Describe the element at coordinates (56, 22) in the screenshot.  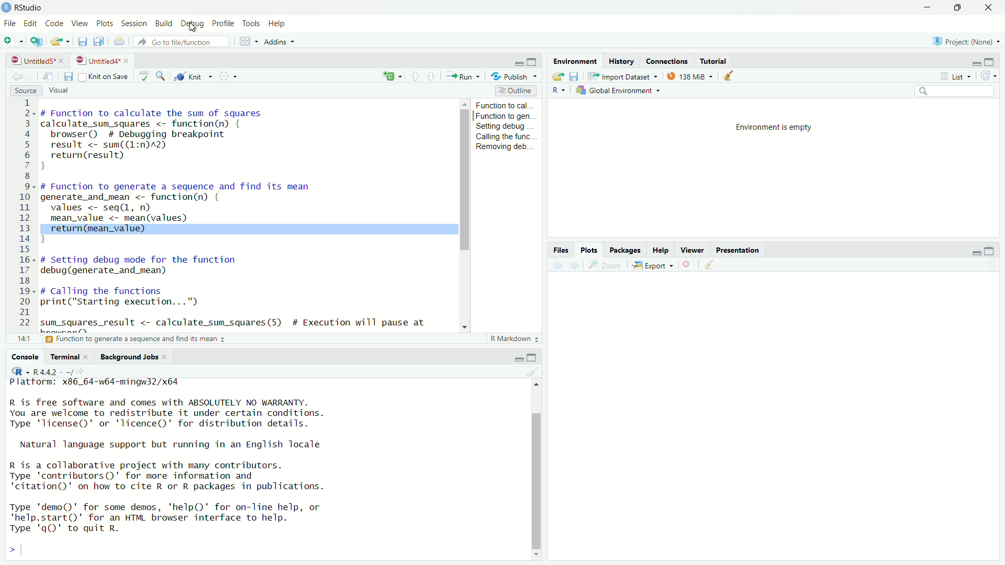
I see `code` at that location.